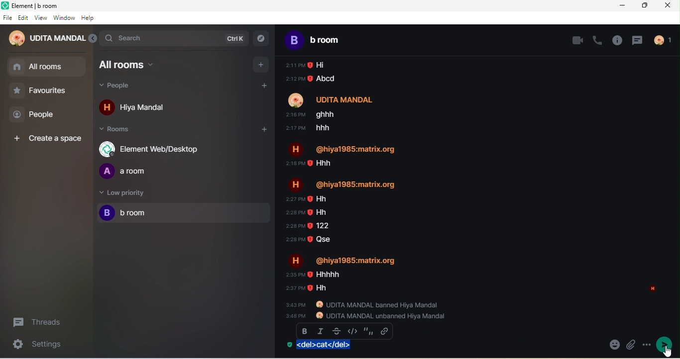 The height and width of the screenshot is (359, 680). I want to click on emoji, so click(631, 346).